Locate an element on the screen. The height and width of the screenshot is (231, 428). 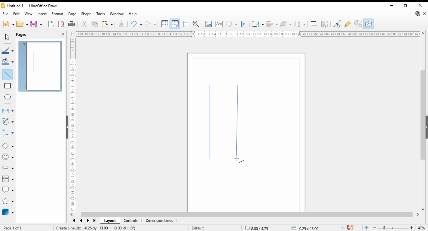
controls is located at coordinates (131, 221).